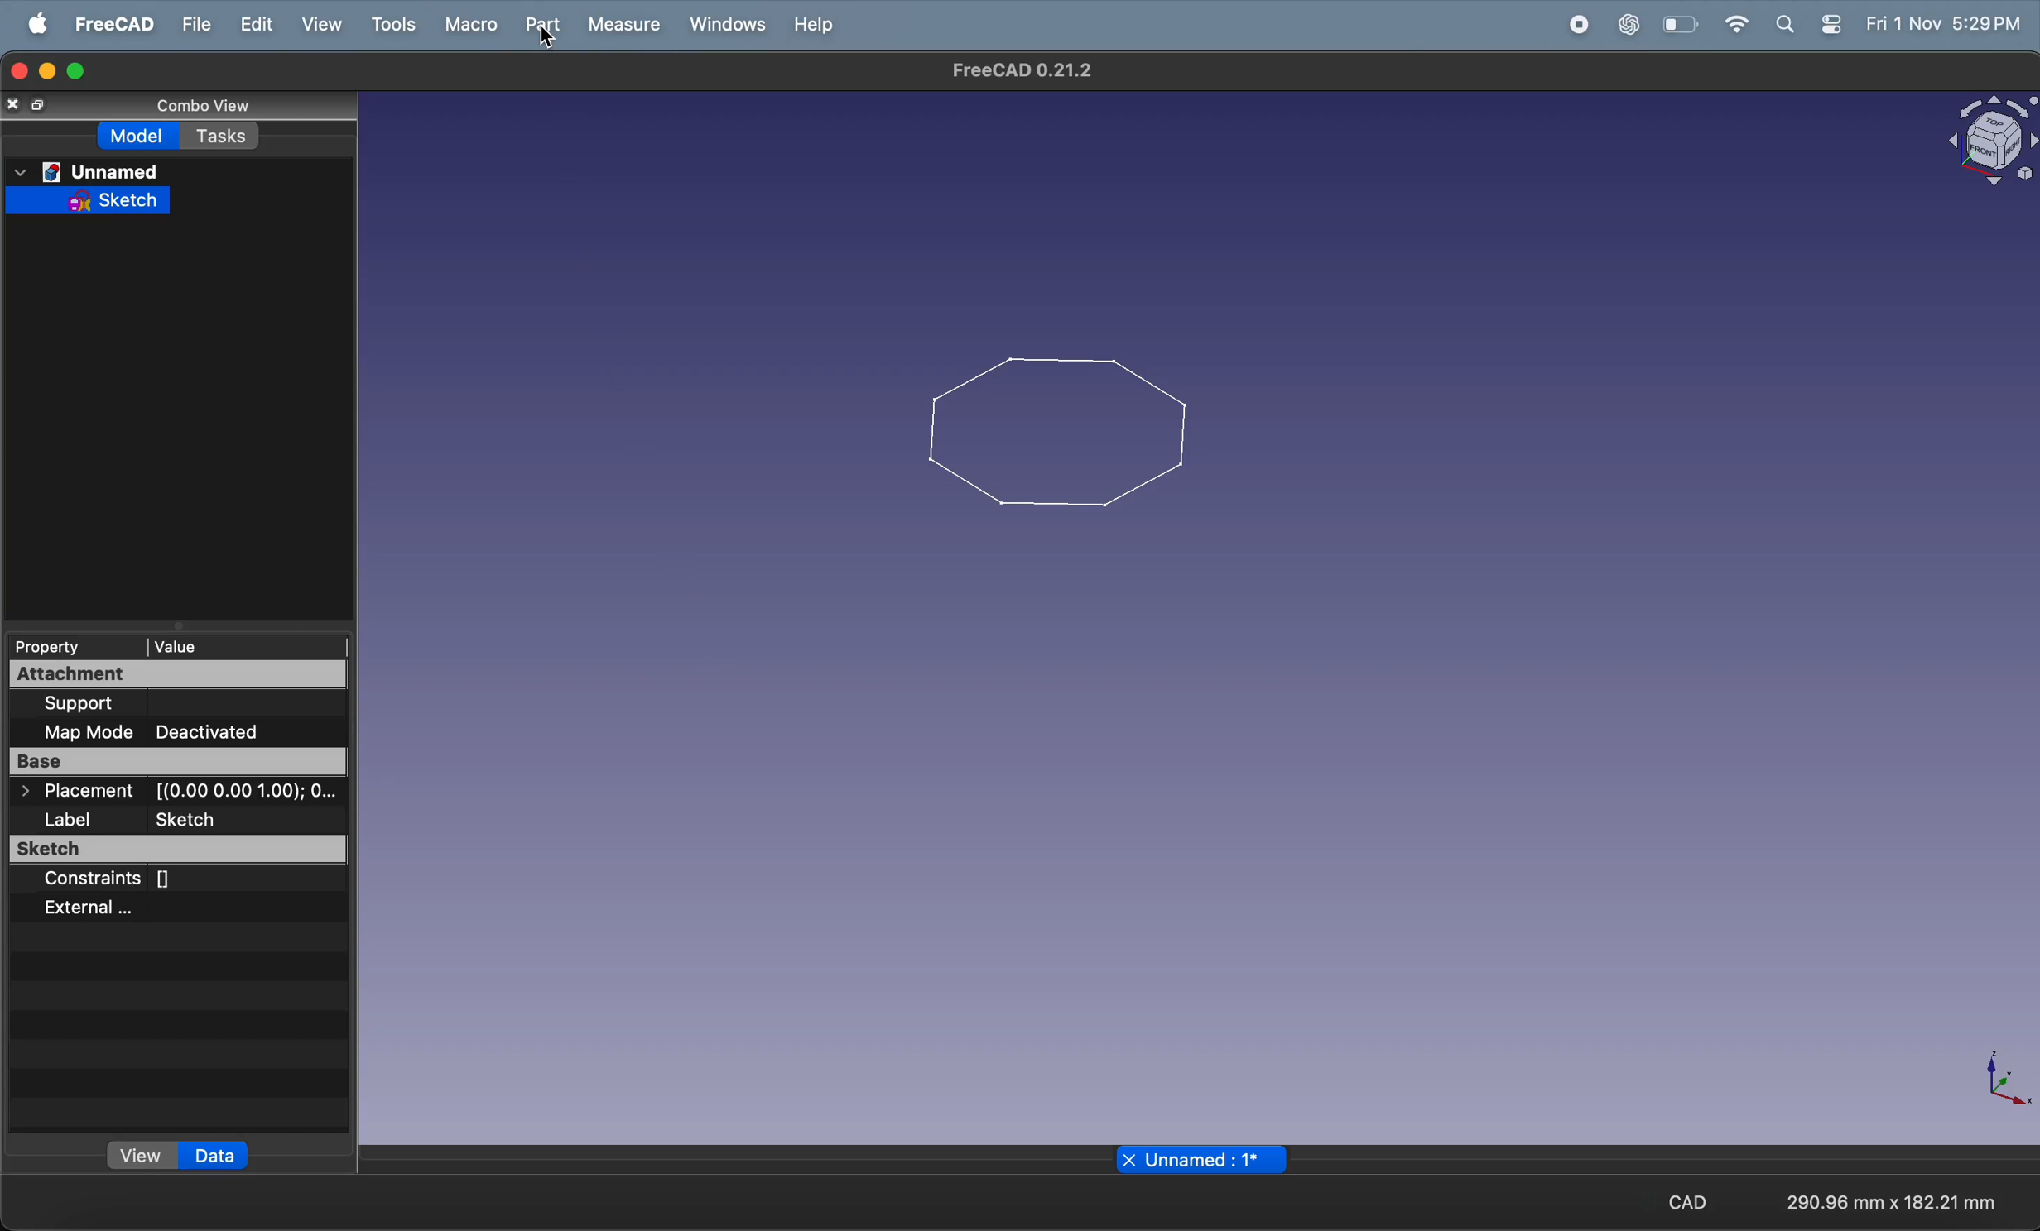 The width and height of the screenshot is (2040, 1231). Describe the element at coordinates (1941, 22) in the screenshot. I see `time and date` at that location.